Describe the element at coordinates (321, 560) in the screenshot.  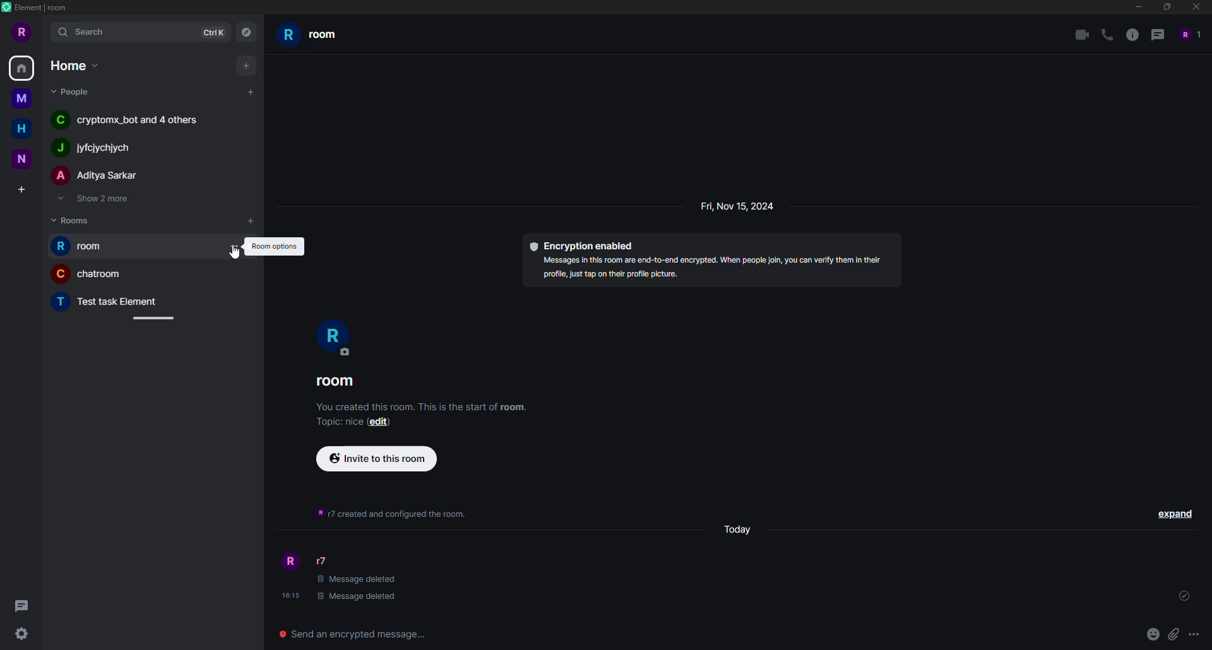
I see `r7` at that location.